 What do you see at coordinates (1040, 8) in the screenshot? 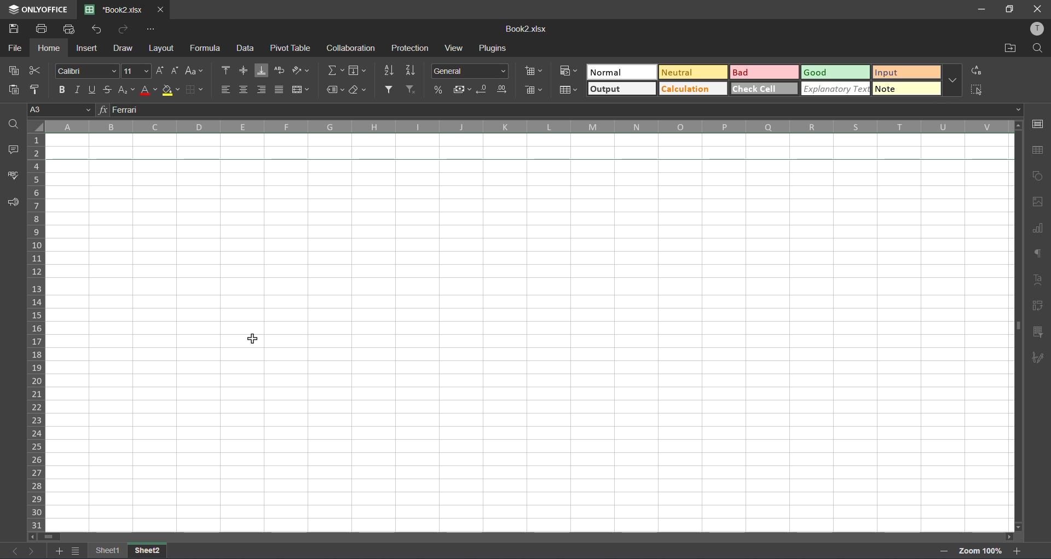
I see `close` at bounding box center [1040, 8].